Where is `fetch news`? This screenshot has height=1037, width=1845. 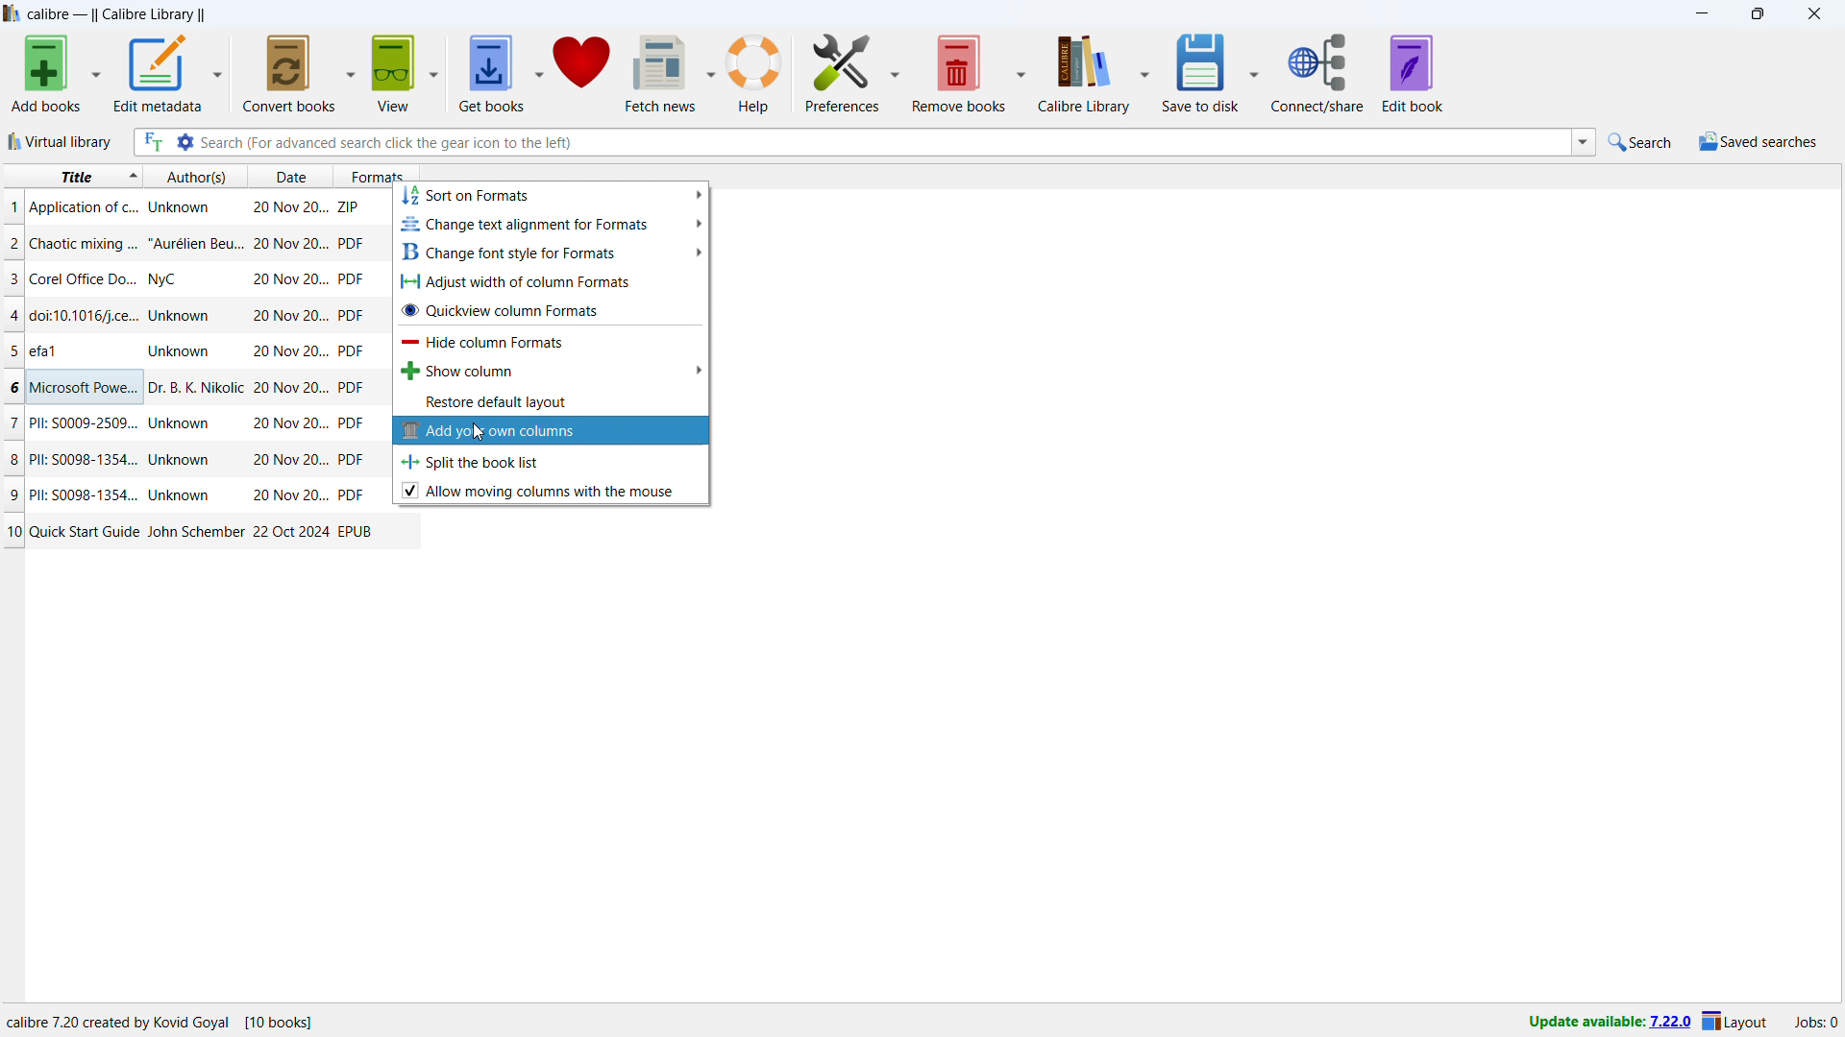
fetch news is located at coordinates (662, 73).